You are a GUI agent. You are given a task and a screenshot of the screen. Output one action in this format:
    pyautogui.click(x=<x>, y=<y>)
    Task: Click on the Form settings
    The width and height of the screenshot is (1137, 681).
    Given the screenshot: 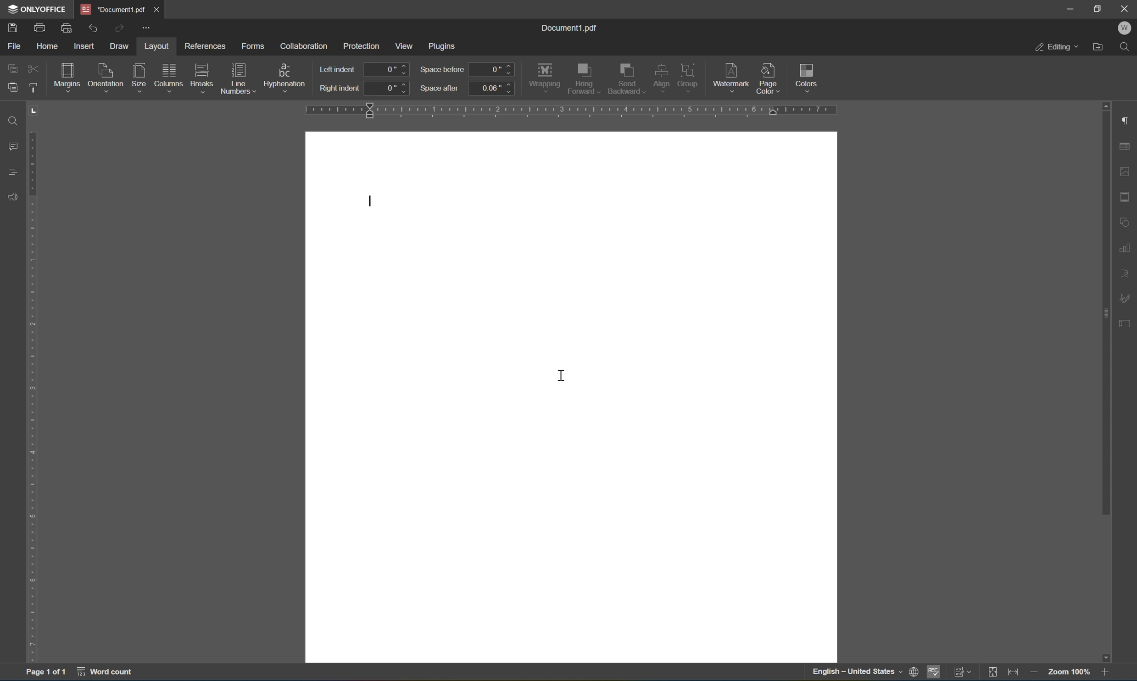 What is the action you would take?
    pyautogui.click(x=1125, y=322)
    